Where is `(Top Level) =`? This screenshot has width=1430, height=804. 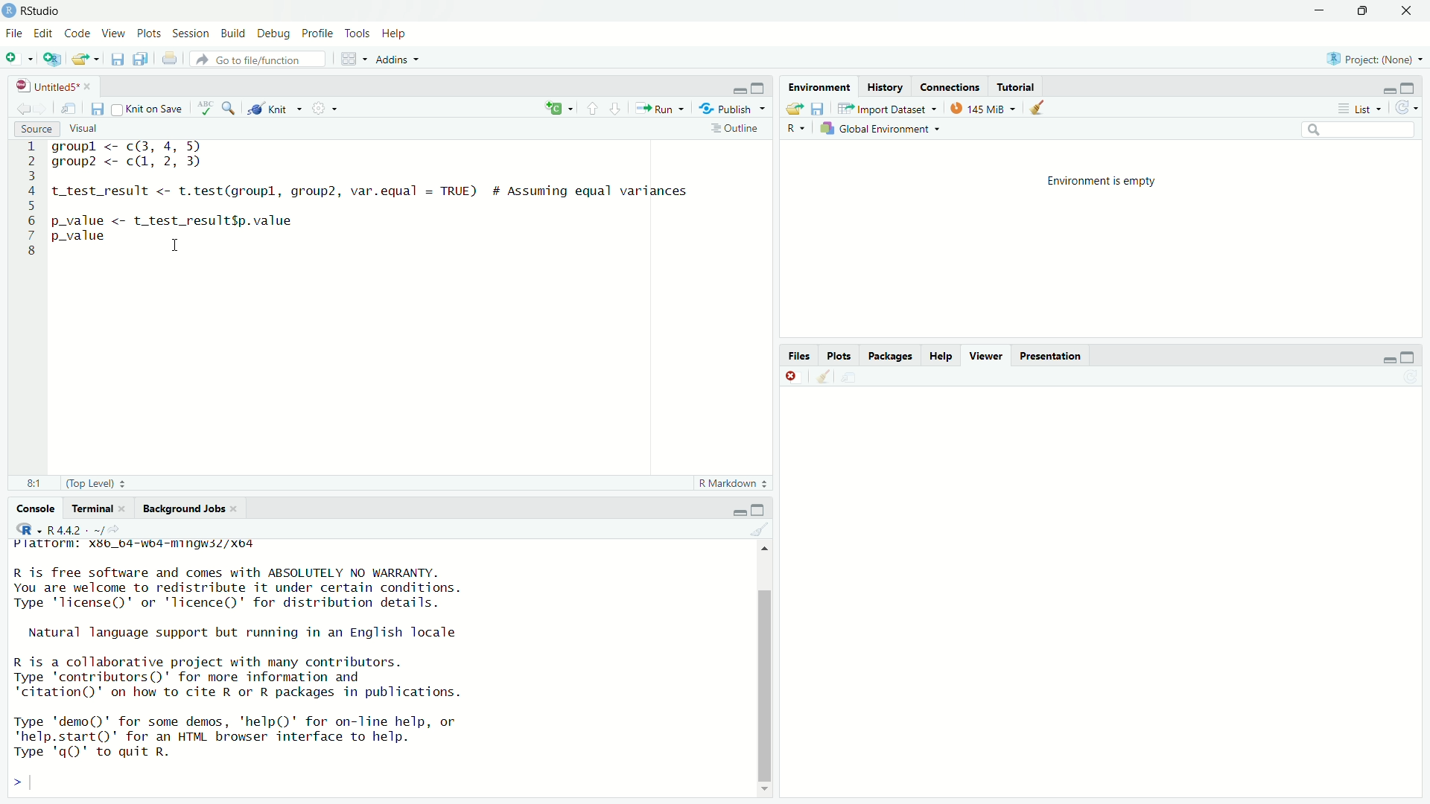 (Top Level) = is located at coordinates (92, 483).